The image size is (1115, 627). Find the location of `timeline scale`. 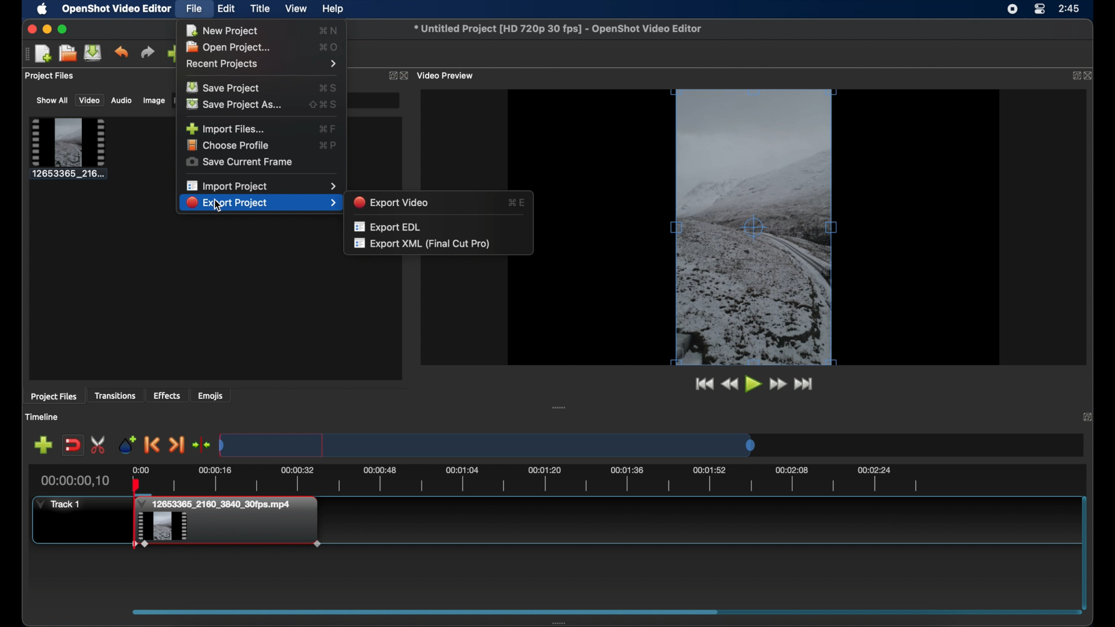

timeline scale is located at coordinates (487, 444).